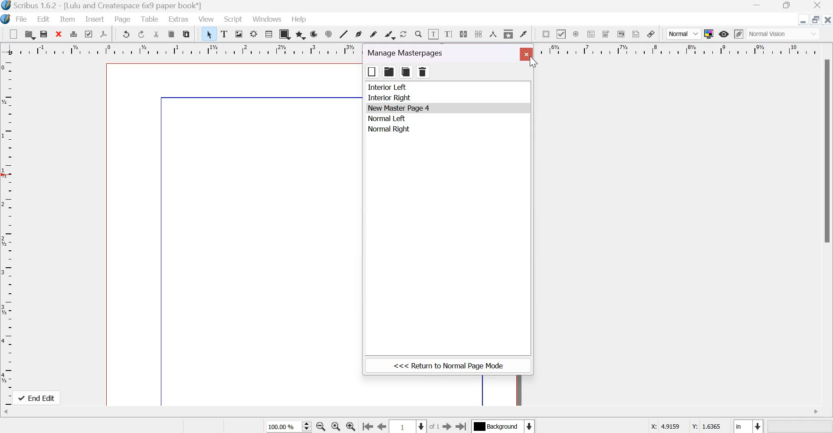 Image resolution: width=833 pixels, height=433 pixels. I want to click on Link annotation, so click(651, 34).